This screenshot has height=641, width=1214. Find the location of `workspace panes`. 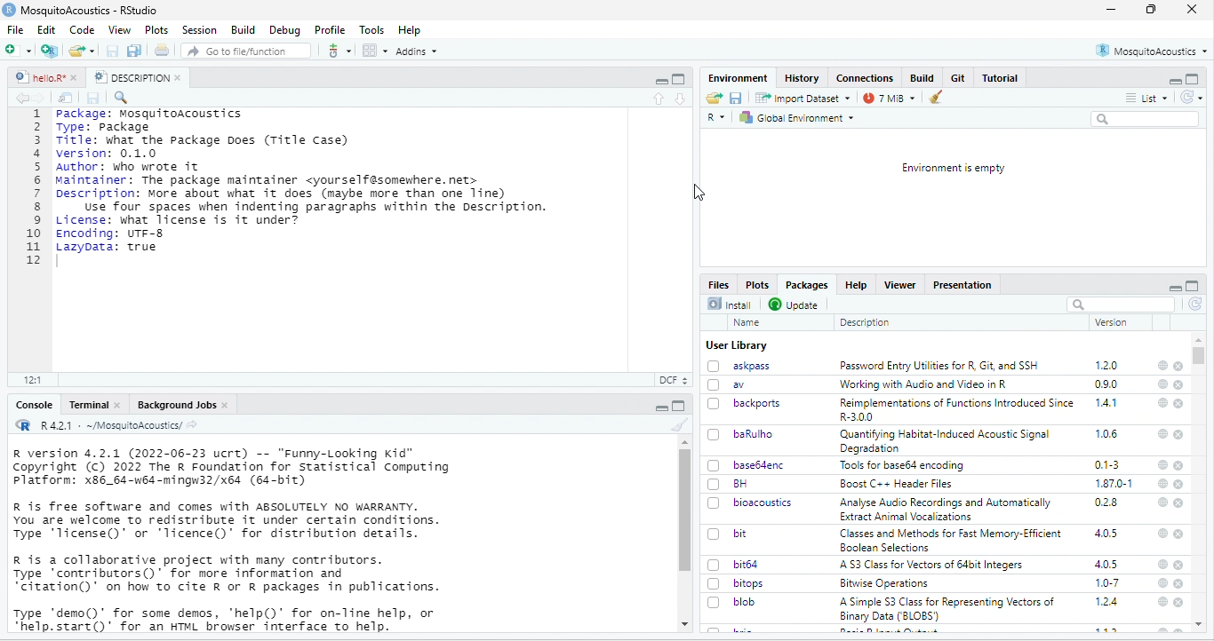

workspace panes is located at coordinates (374, 51).